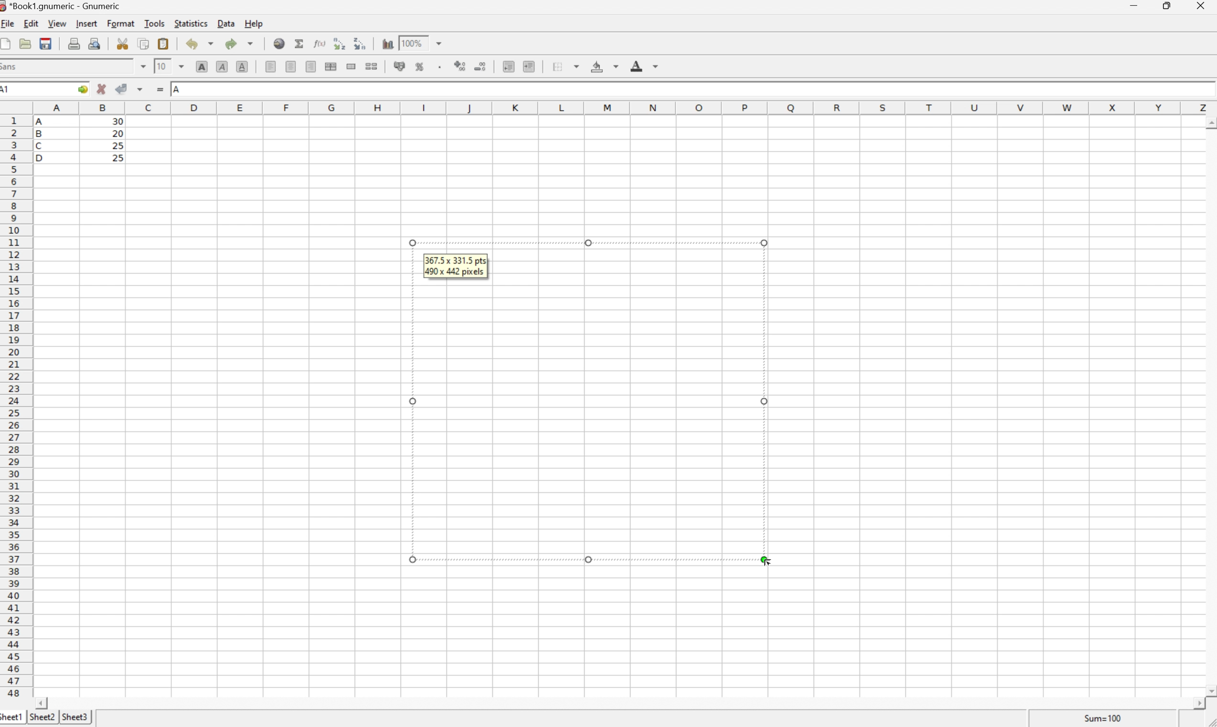 This screenshot has height=727, width=1217. What do you see at coordinates (439, 67) in the screenshot?
I see `Set the format of the selected cells to include a thousands separator` at bounding box center [439, 67].